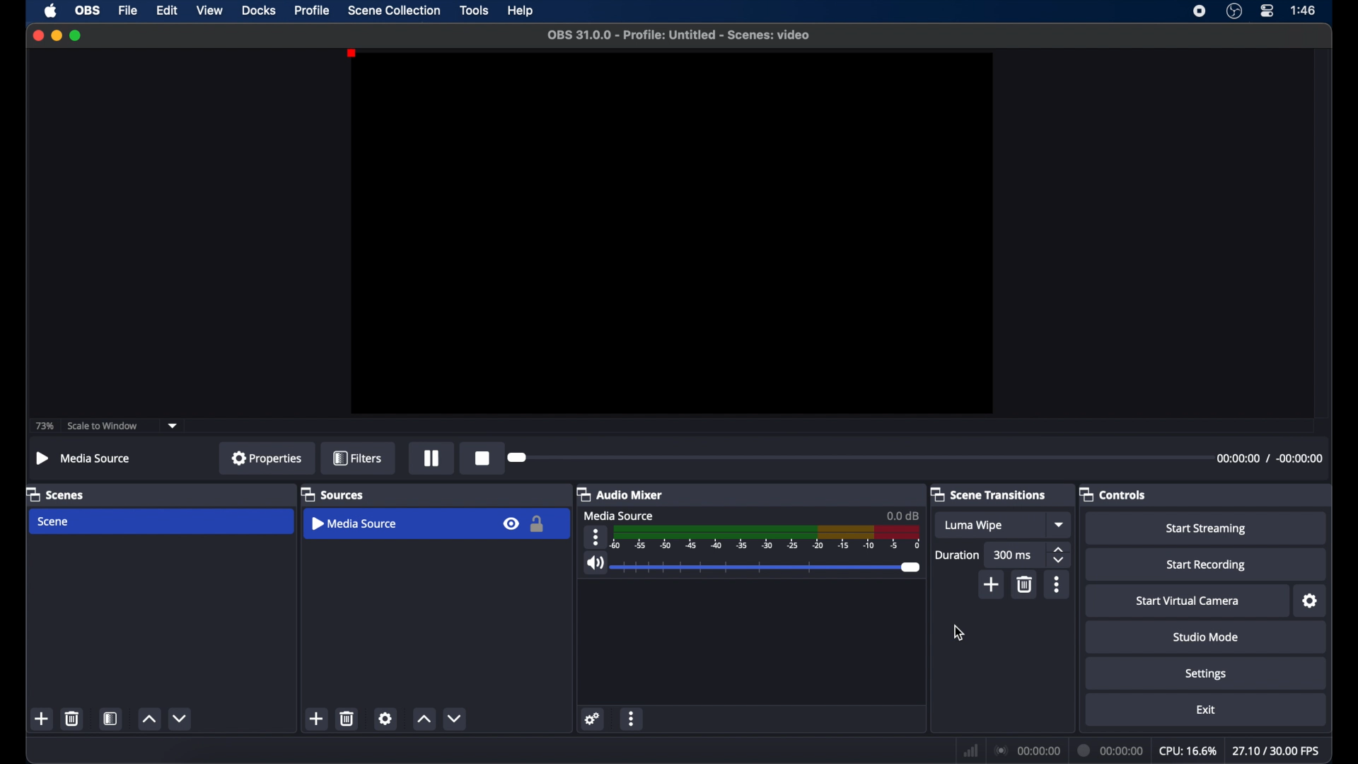 This screenshot has width=1358, height=764. Describe the element at coordinates (83, 458) in the screenshot. I see `no source selected` at that location.